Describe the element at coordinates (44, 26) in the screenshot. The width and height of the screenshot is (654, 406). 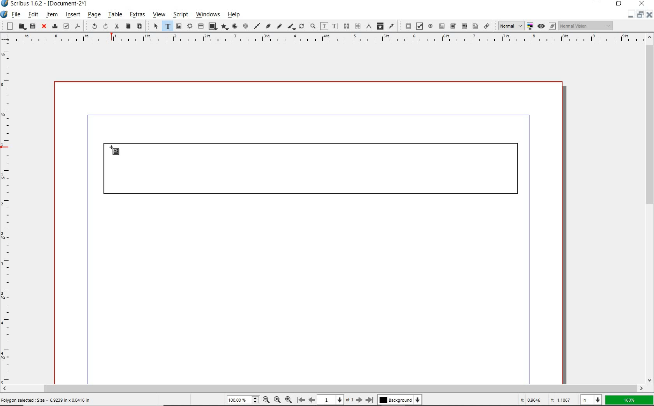
I see `close` at that location.